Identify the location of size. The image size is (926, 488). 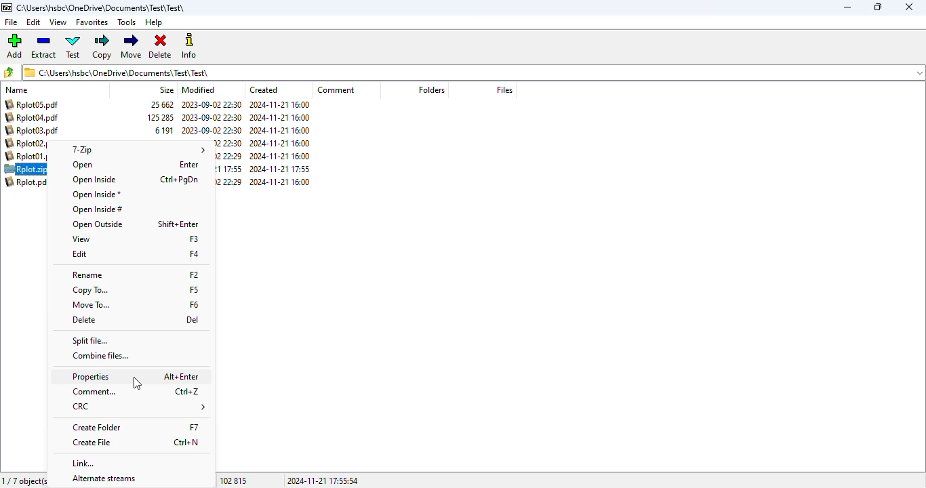
(160, 119).